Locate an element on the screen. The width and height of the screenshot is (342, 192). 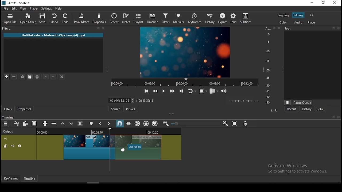
overwrite is located at coordinates (71, 124).